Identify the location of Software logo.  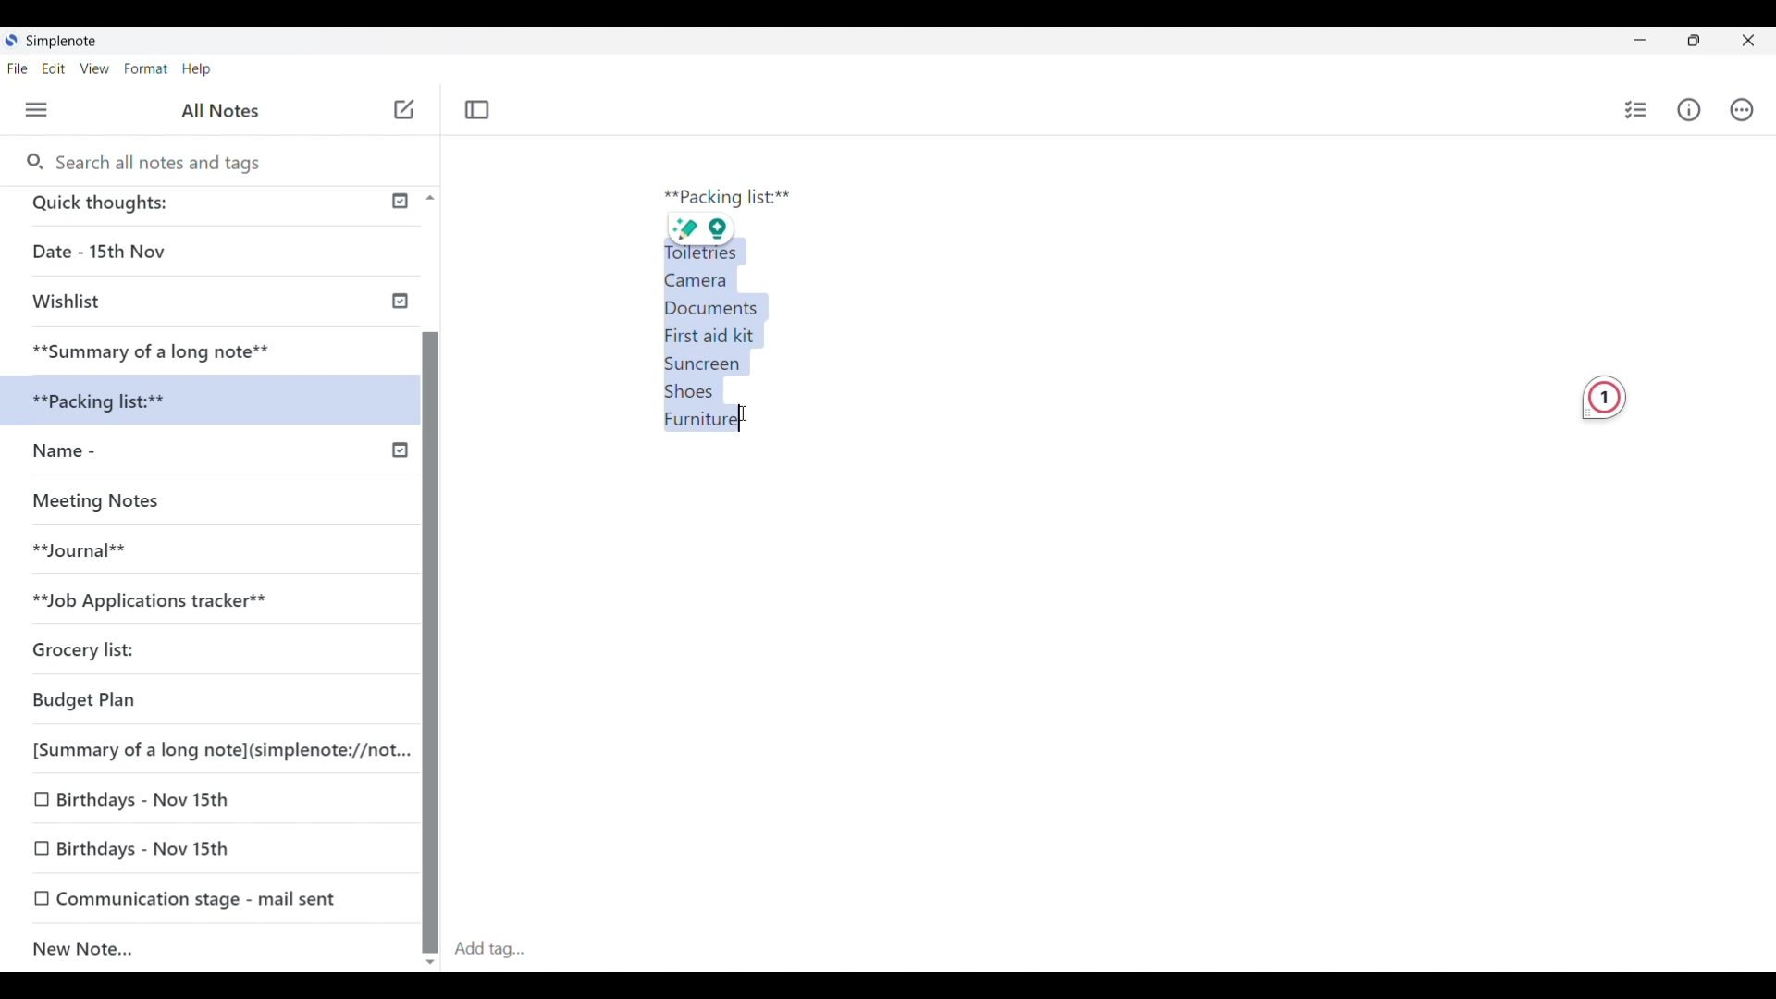
(10, 40).